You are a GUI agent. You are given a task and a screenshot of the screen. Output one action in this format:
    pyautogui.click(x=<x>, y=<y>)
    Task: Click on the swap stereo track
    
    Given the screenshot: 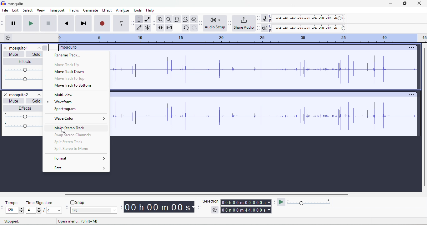 What is the action you would take?
    pyautogui.click(x=74, y=135)
    